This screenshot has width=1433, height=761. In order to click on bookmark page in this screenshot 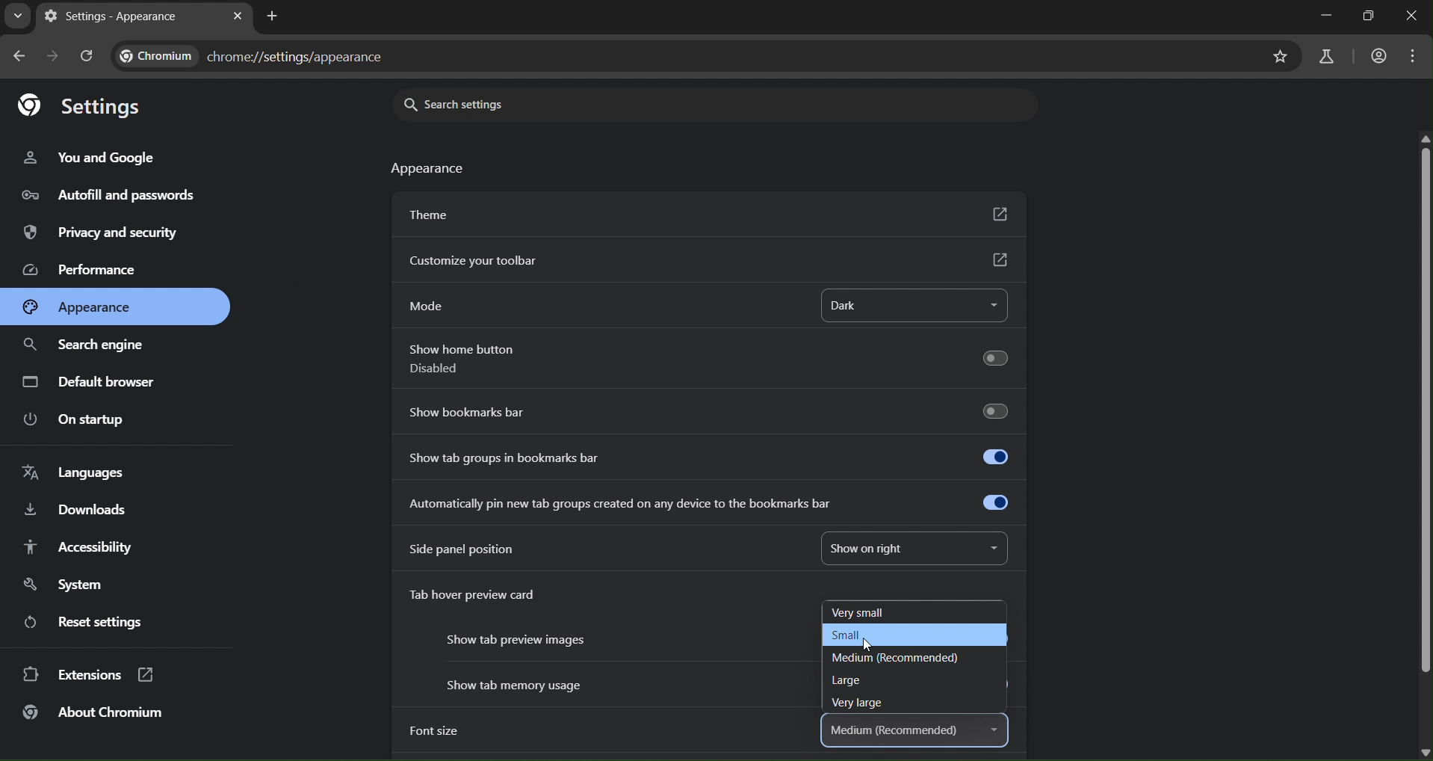, I will do `click(1283, 56)`.